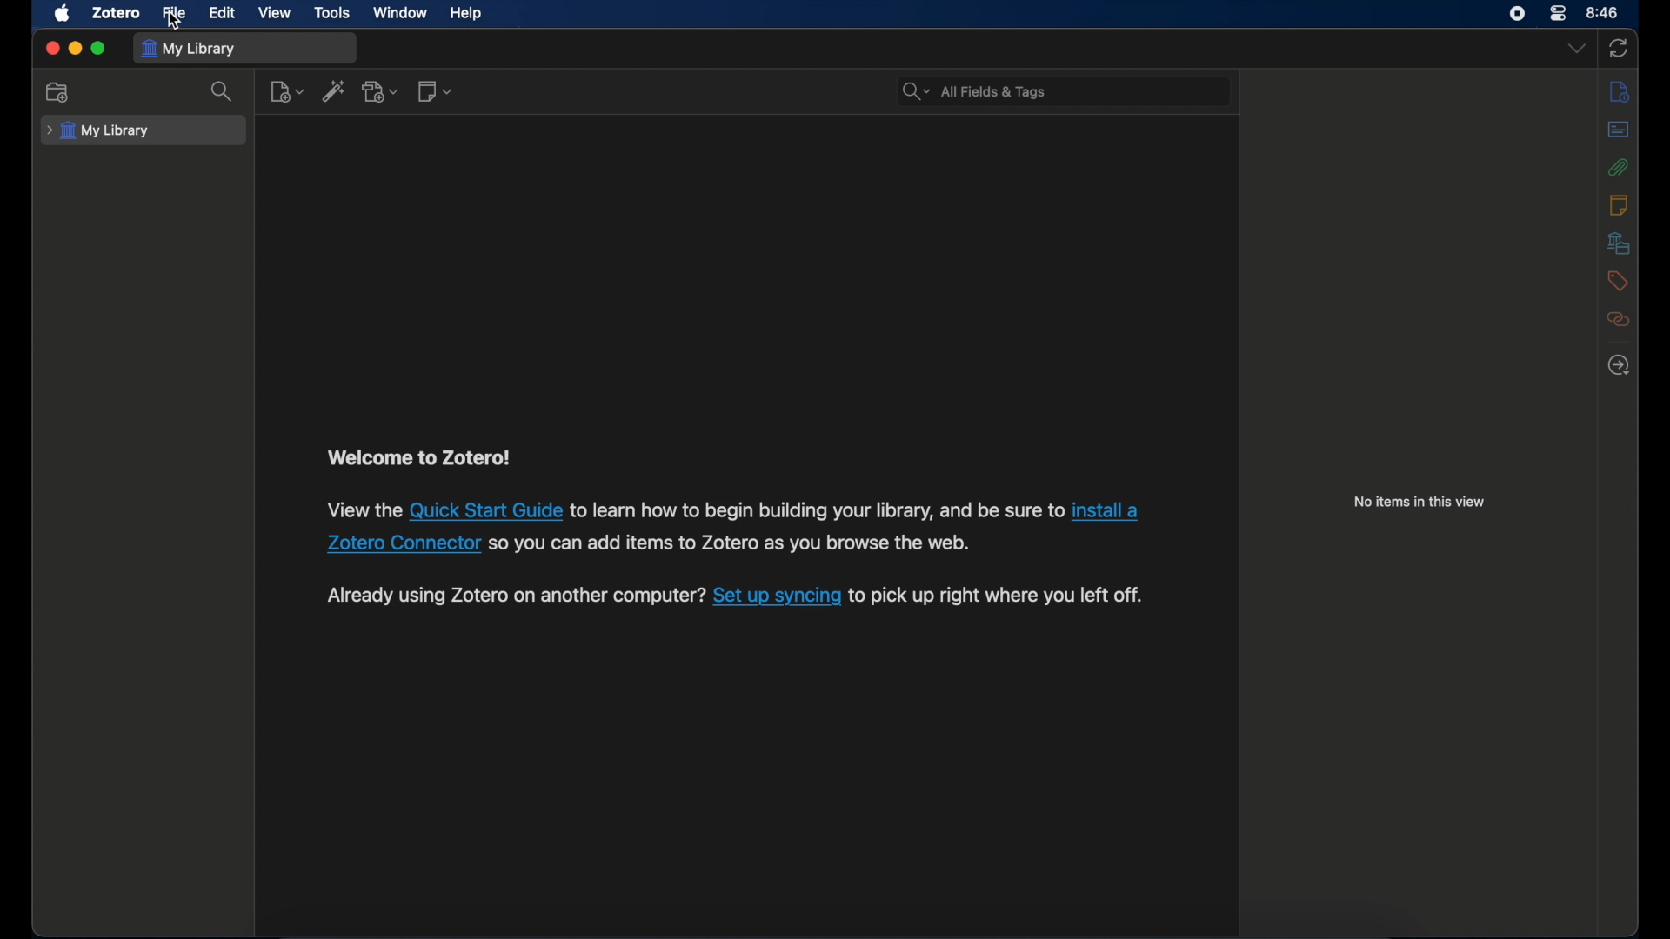 Image resolution: width=1670 pixels, height=939 pixels. I want to click on notes, so click(1618, 204).